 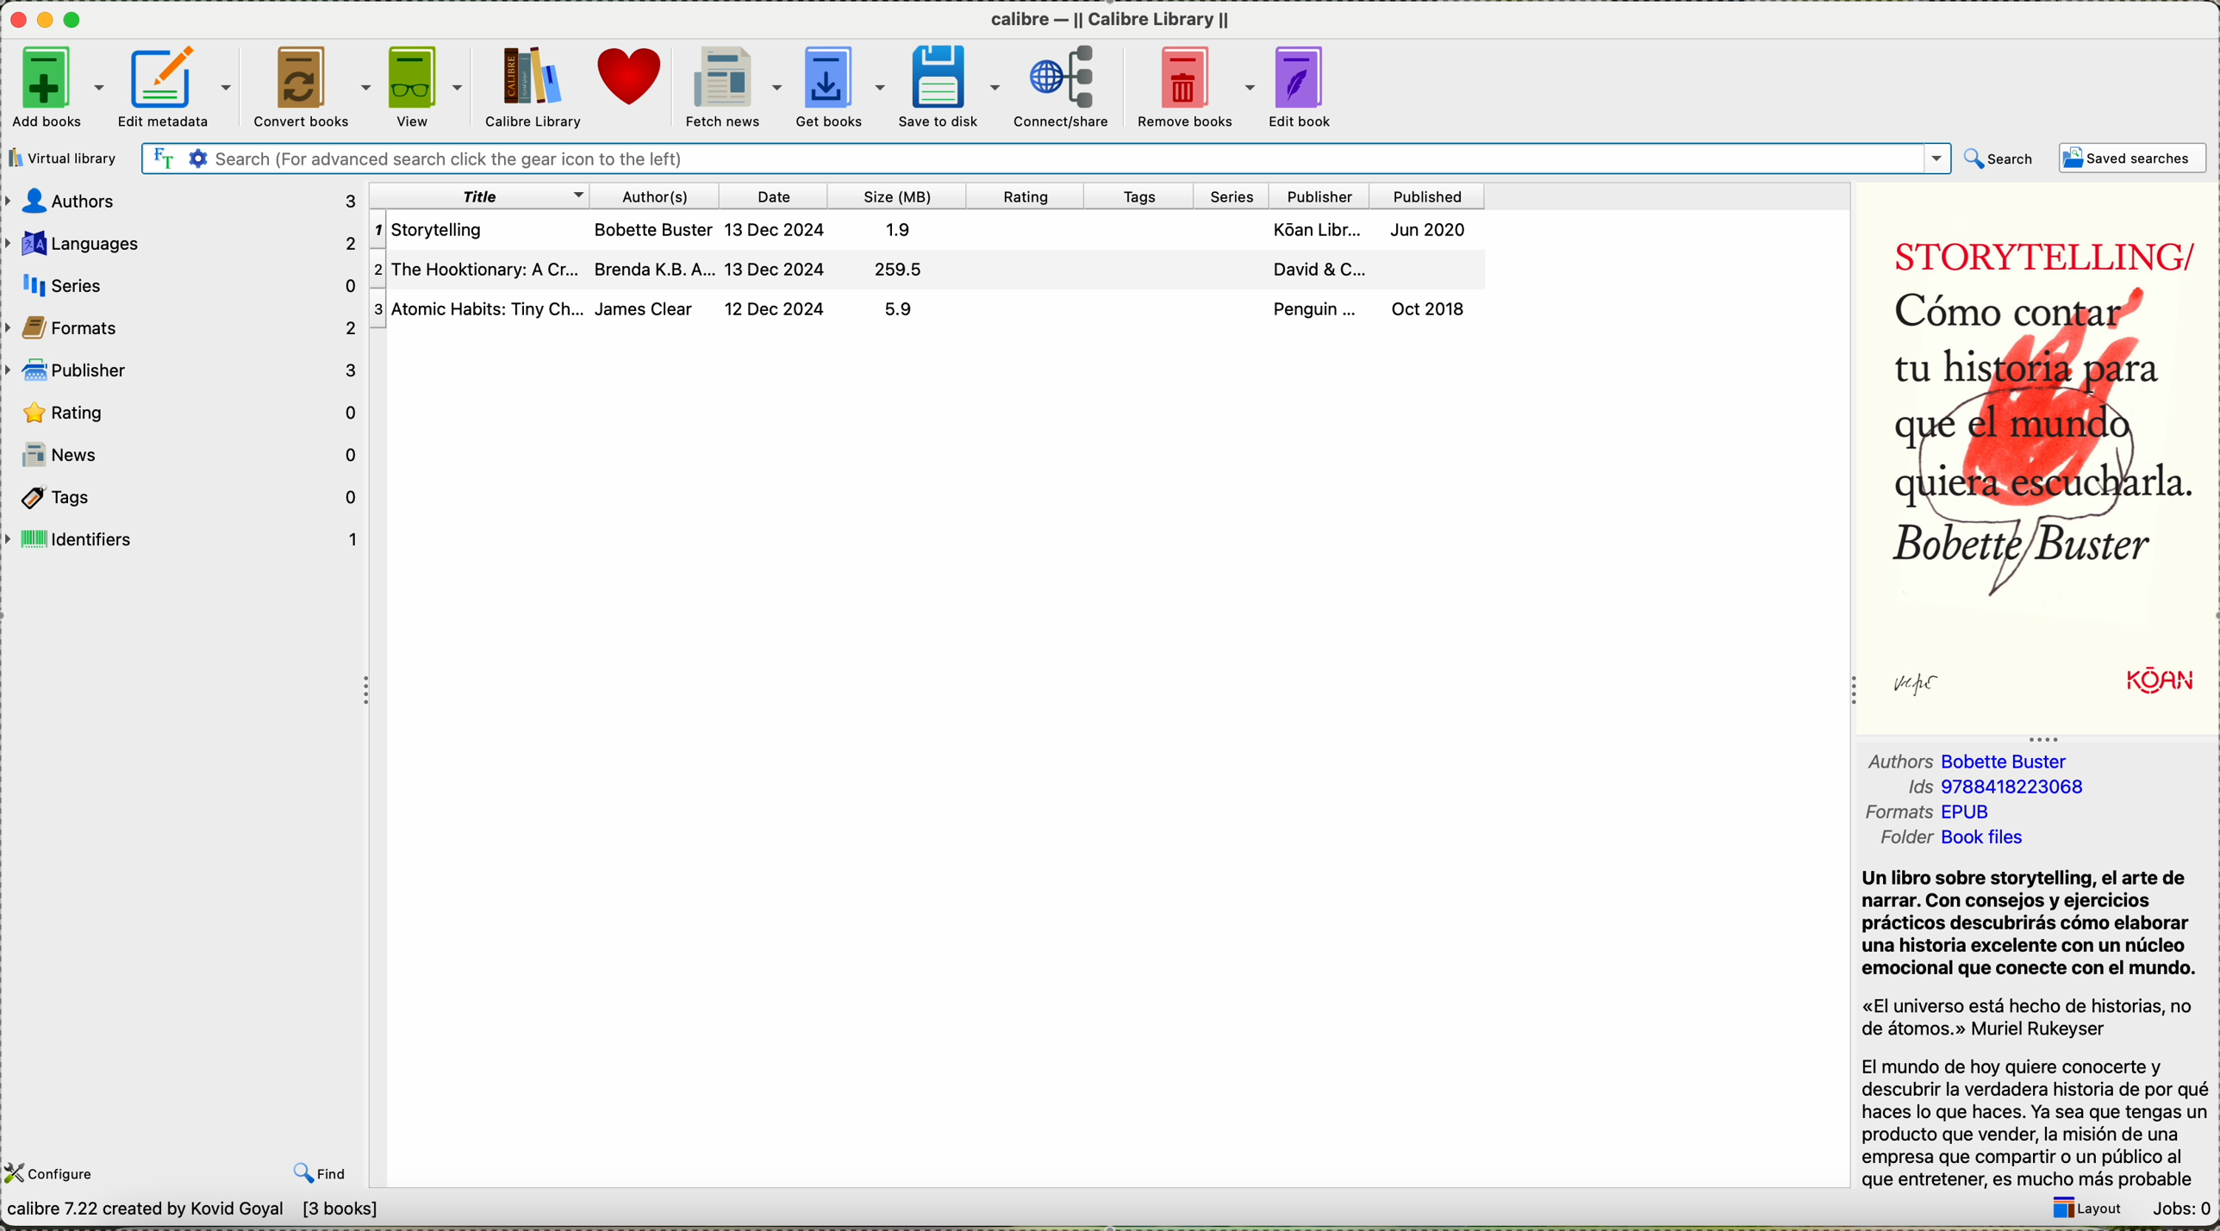 What do you see at coordinates (2035, 1122) in the screenshot?
I see `El mundo de hoy quiere conocerte y
descubrir la verdadera historia de por qué
haces lo que haces. Ya sea que tengas un
producto que vender, la misién de una
empresa que compartir o un ptblico al
que entretener, es mucho mas probable` at bounding box center [2035, 1122].